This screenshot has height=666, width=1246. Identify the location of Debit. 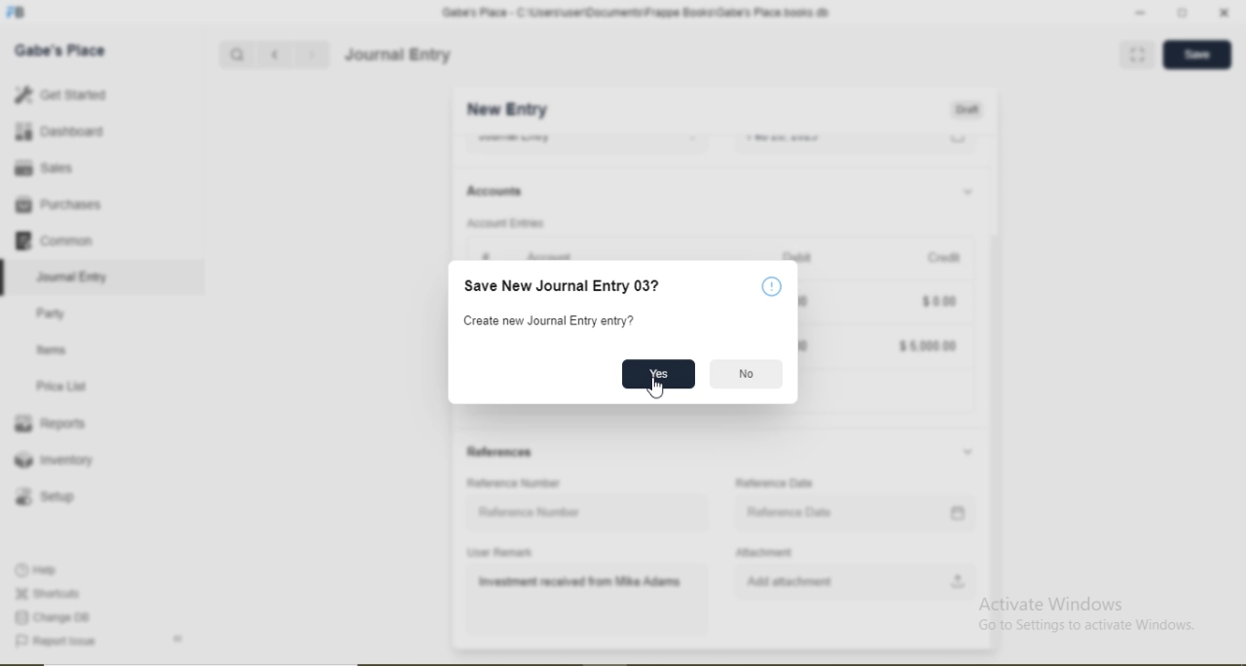
(800, 254).